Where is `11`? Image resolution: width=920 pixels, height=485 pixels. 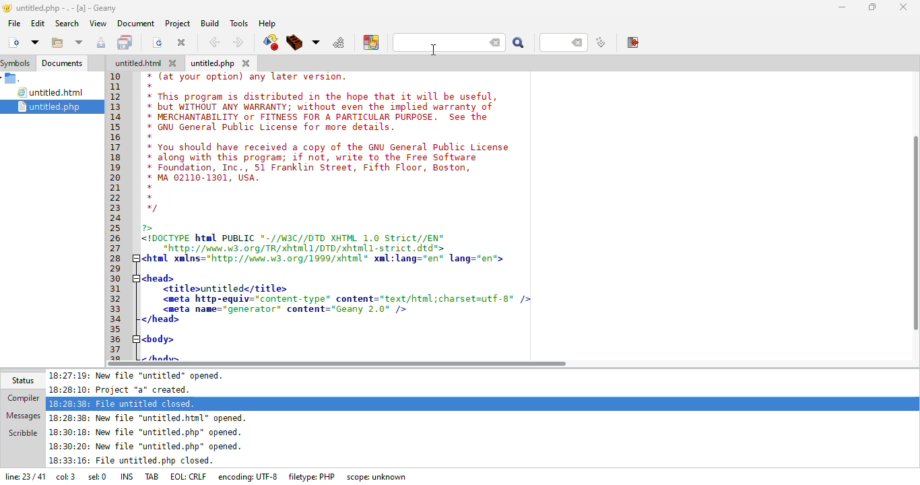 11 is located at coordinates (117, 88).